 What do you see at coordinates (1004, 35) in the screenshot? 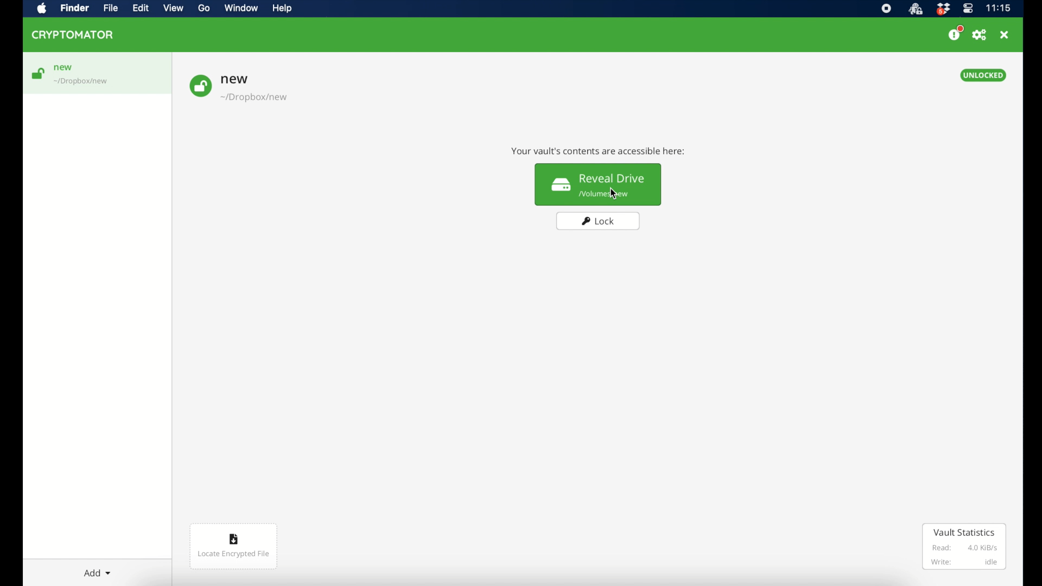
I see `close` at bounding box center [1004, 35].